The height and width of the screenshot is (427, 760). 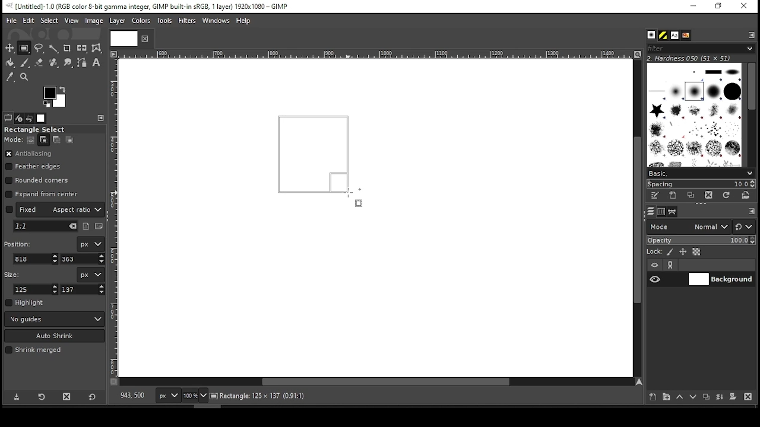 What do you see at coordinates (30, 119) in the screenshot?
I see `undo history` at bounding box center [30, 119].